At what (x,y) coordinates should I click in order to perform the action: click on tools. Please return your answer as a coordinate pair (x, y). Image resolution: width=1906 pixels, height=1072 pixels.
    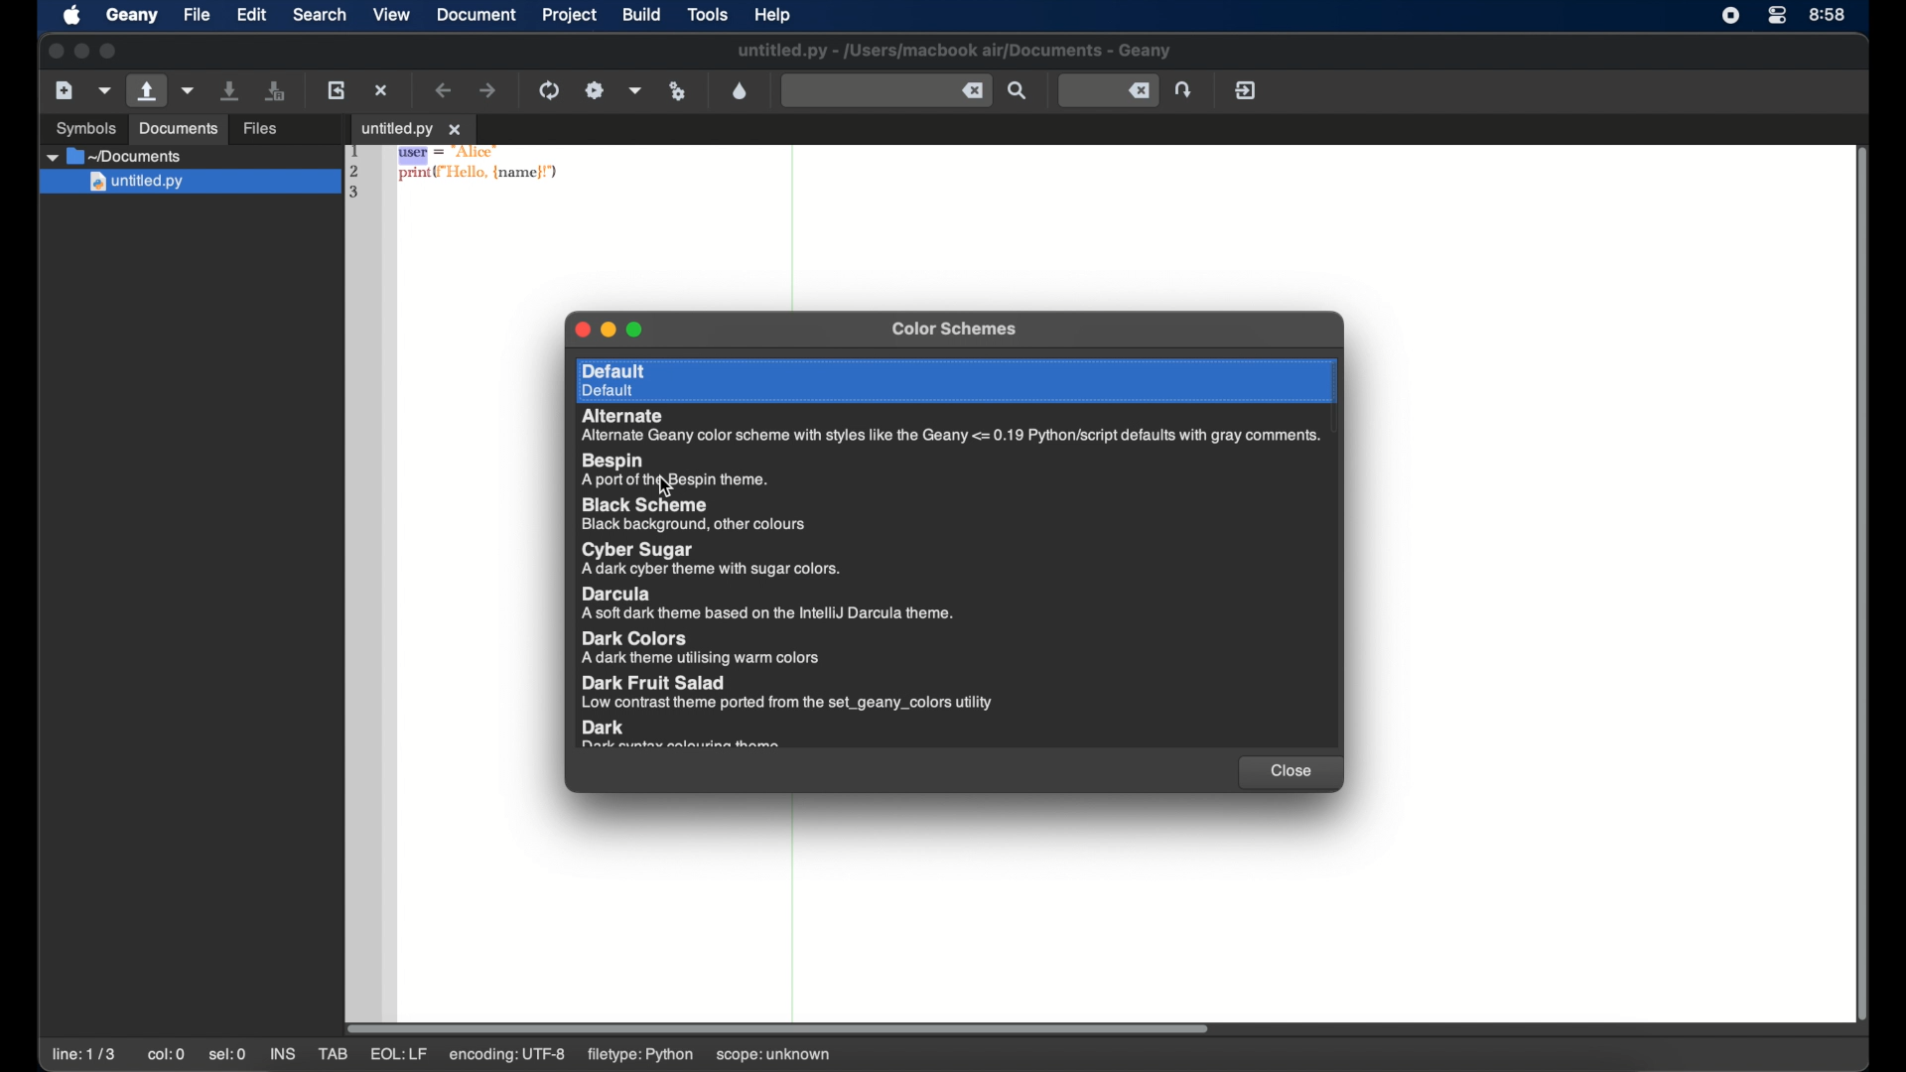
    Looking at the image, I should click on (708, 15).